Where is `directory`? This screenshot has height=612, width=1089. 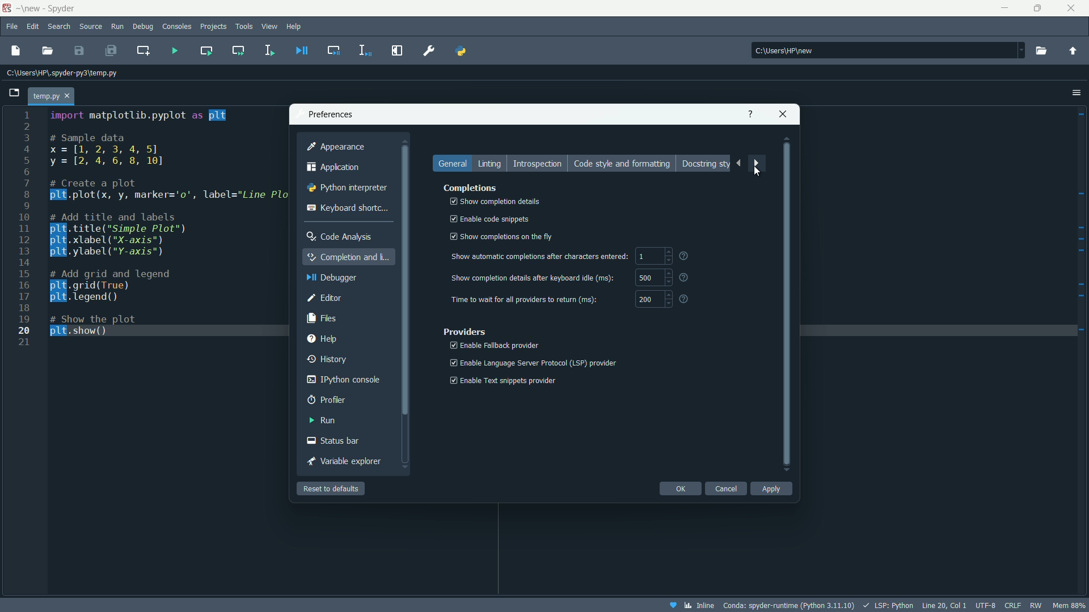
directory is located at coordinates (889, 49).